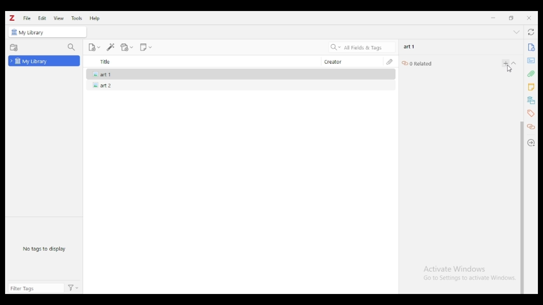  I want to click on libraries and collections, so click(530, 100).